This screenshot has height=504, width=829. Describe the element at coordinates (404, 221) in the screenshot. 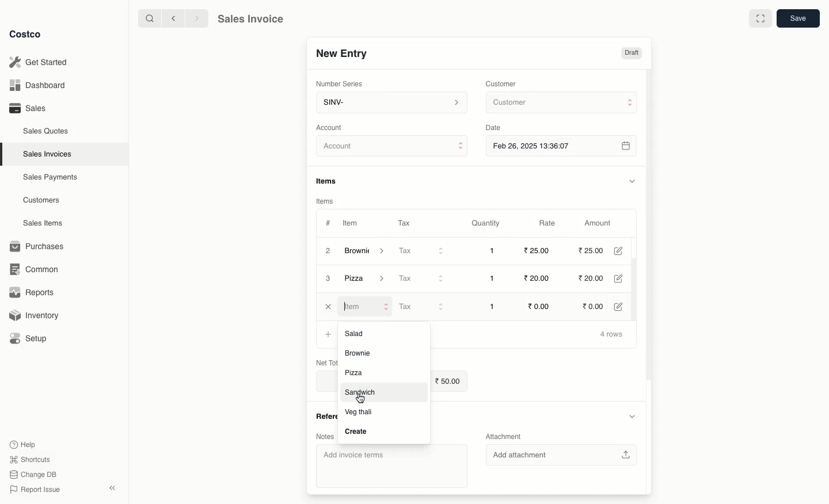

I see `Tax` at that location.